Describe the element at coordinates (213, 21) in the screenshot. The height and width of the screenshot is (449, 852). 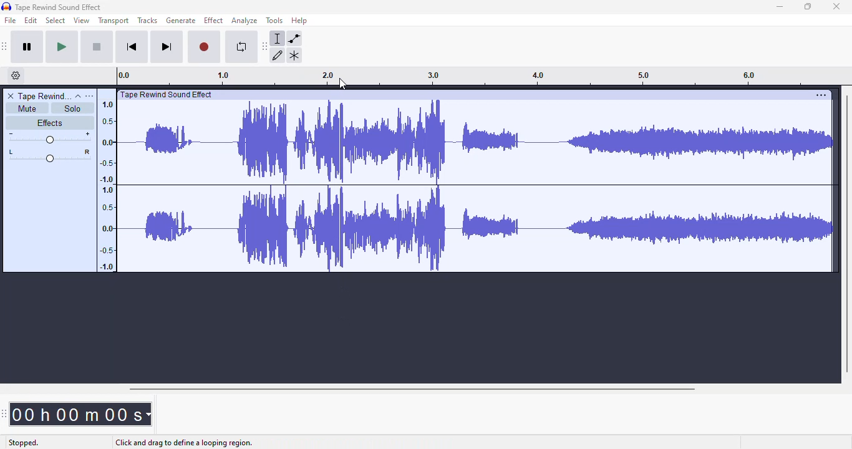
I see `effect` at that location.